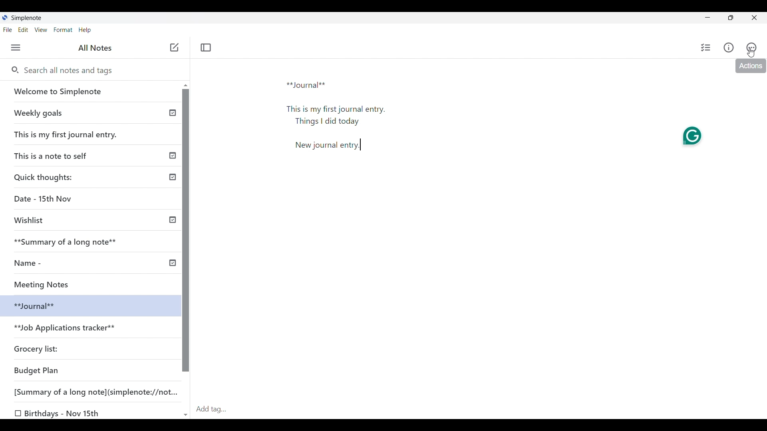 Image resolution: width=767 pixels, height=431 pixels. I want to click on Minimize, so click(707, 17).